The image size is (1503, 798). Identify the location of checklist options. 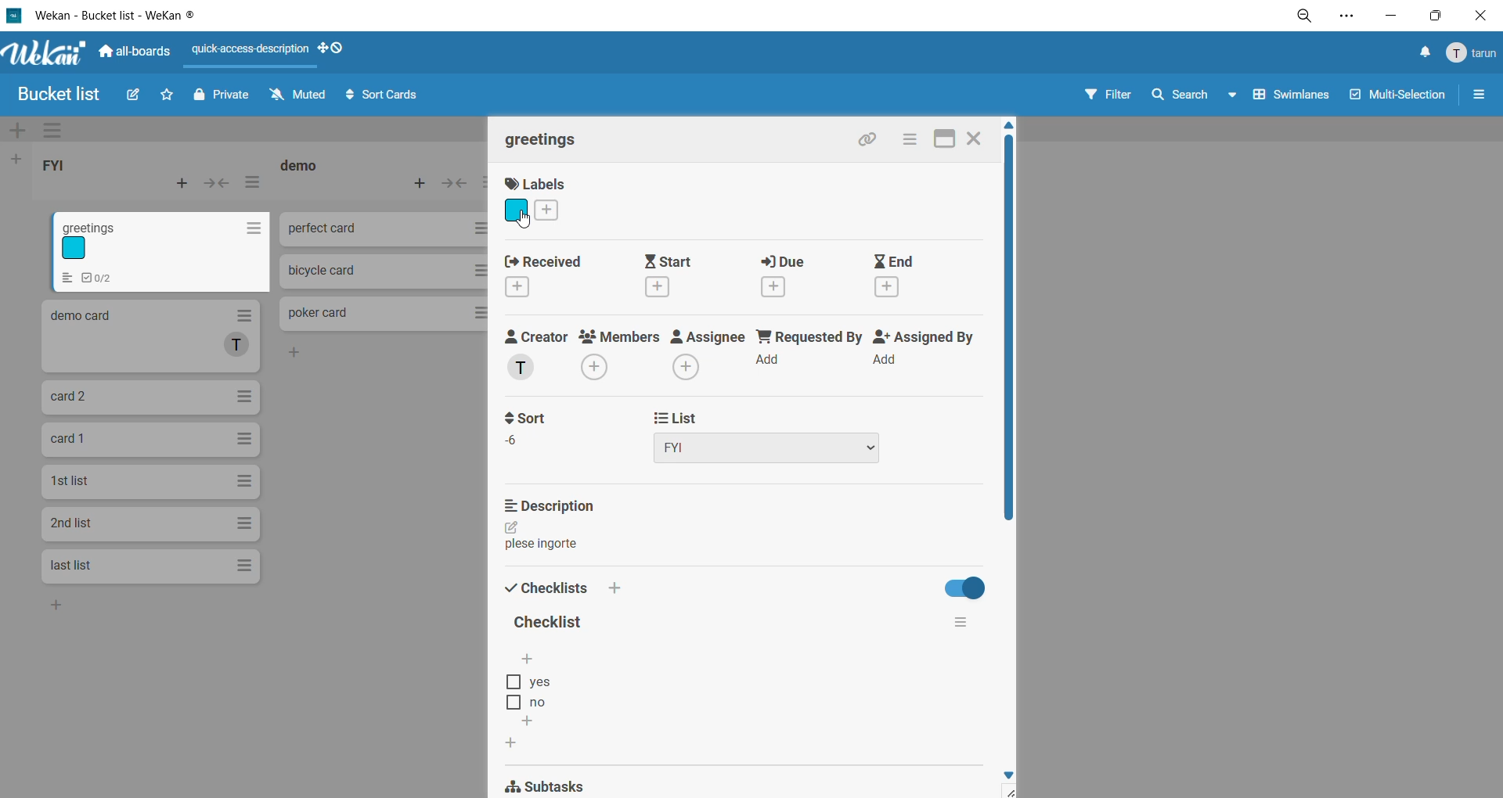
(528, 692).